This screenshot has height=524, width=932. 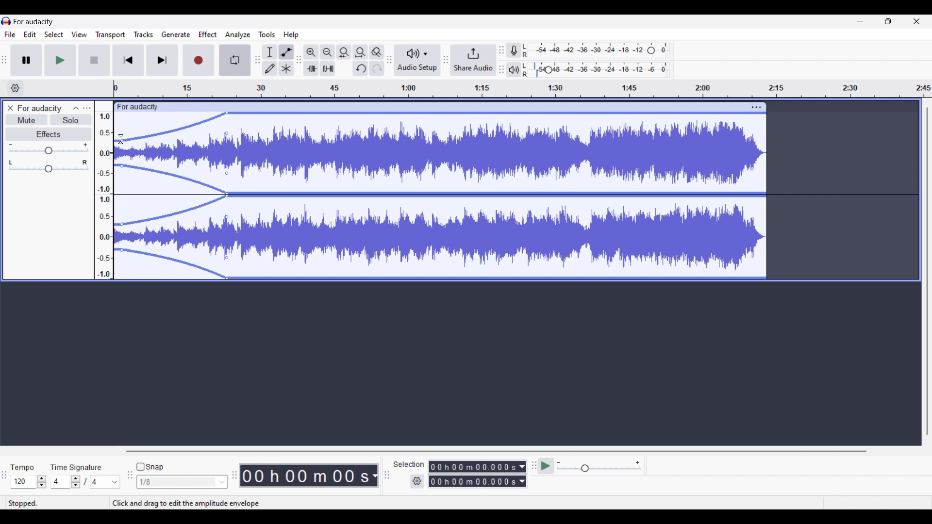 What do you see at coordinates (888, 21) in the screenshot?
I see `Show in smaller tab` at bounding box center [888, 21].